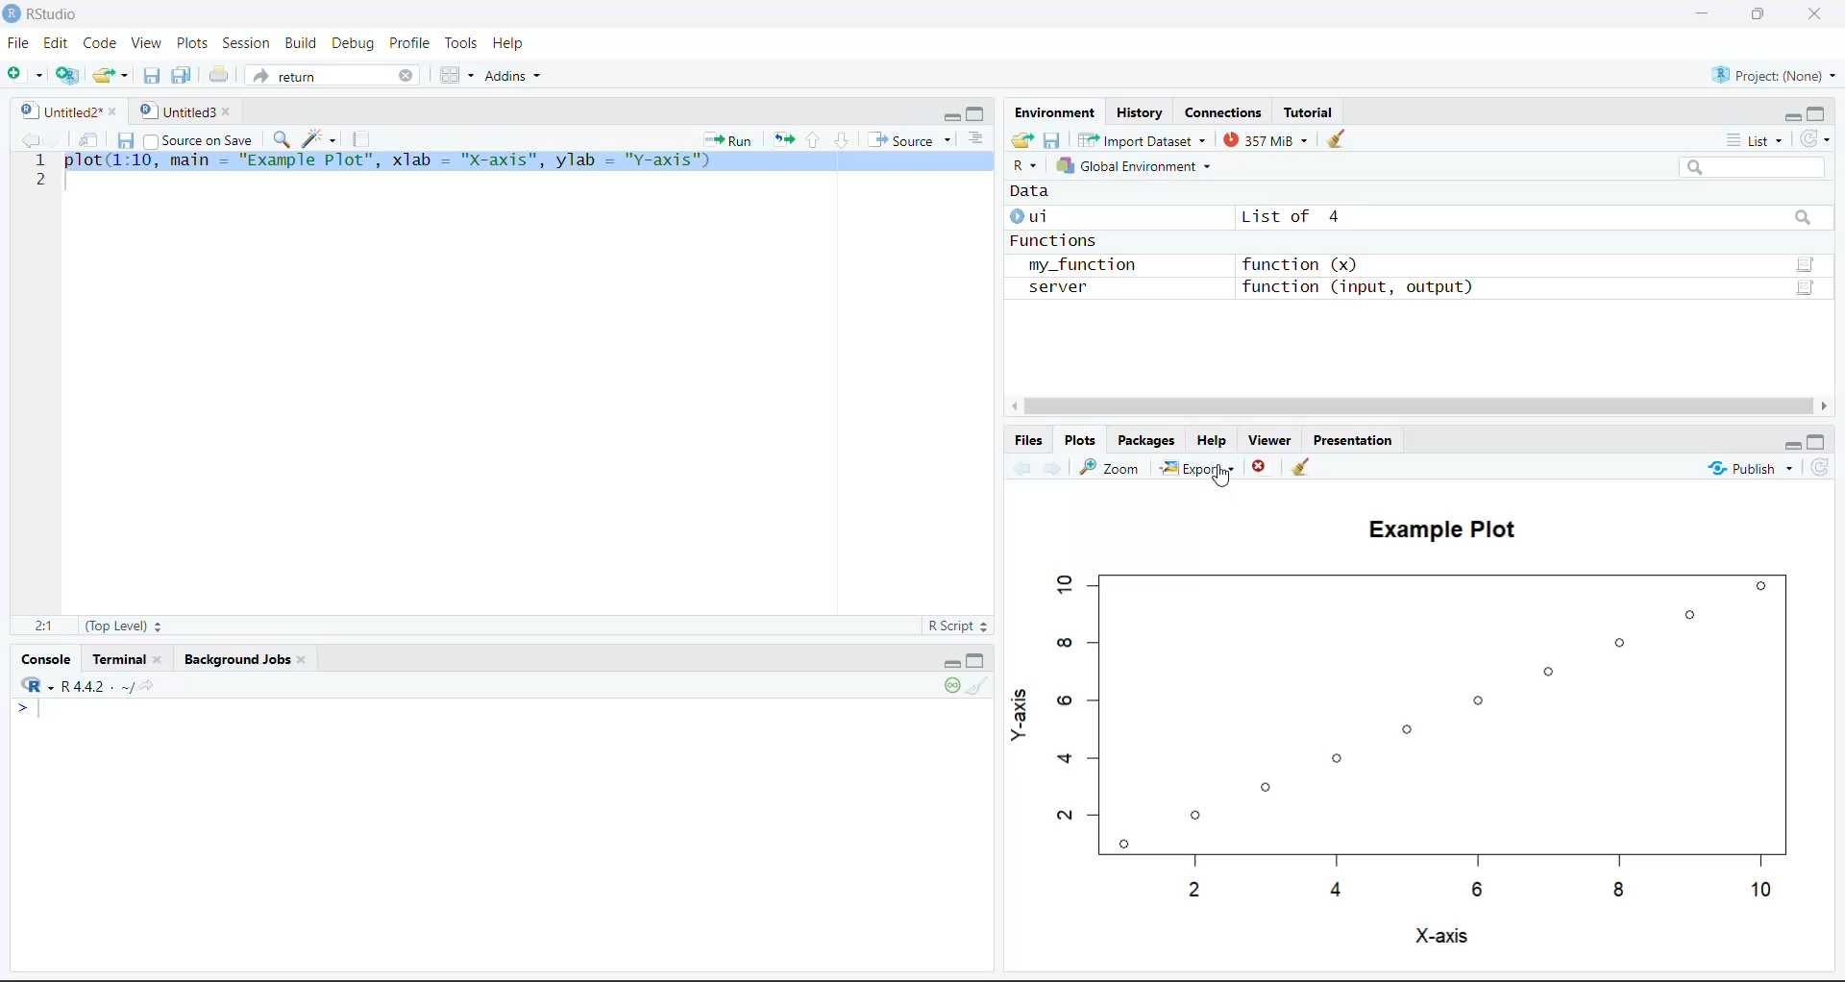 The width and height of the screenshot is (1845, 982). I want to click on Save all open documents (Ctrl + Alt + S), so click(183, 77).